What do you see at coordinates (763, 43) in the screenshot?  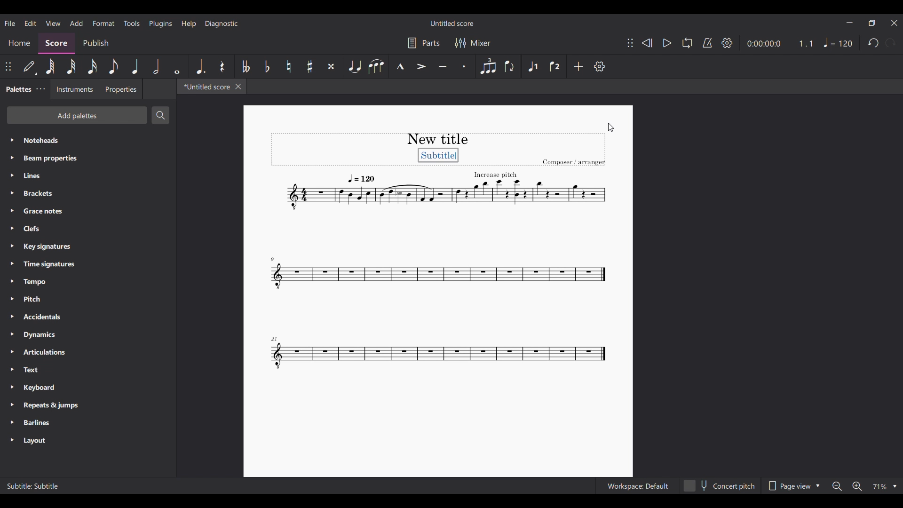 I see `Current duration` at bounding box center [763, 43].